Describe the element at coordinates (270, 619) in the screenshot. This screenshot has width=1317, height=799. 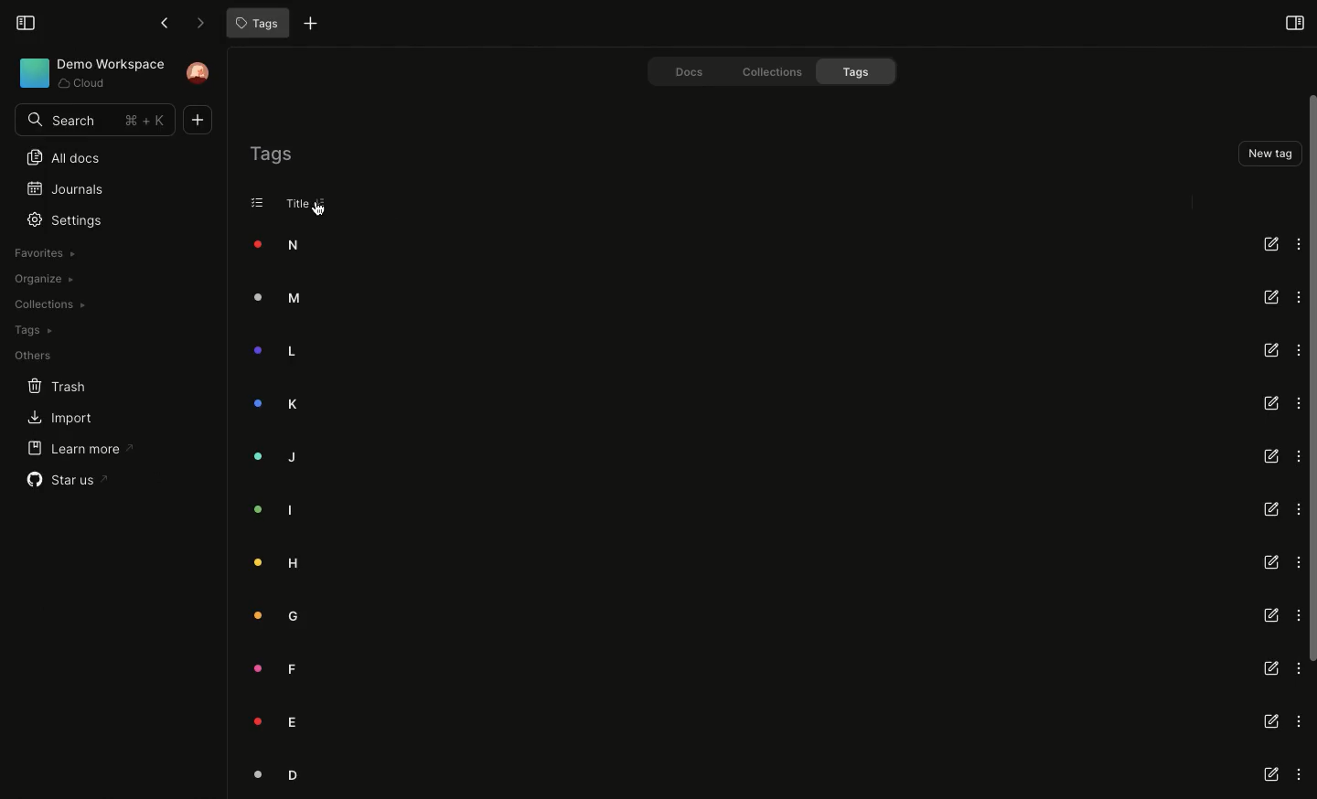
I see `G` at that location.